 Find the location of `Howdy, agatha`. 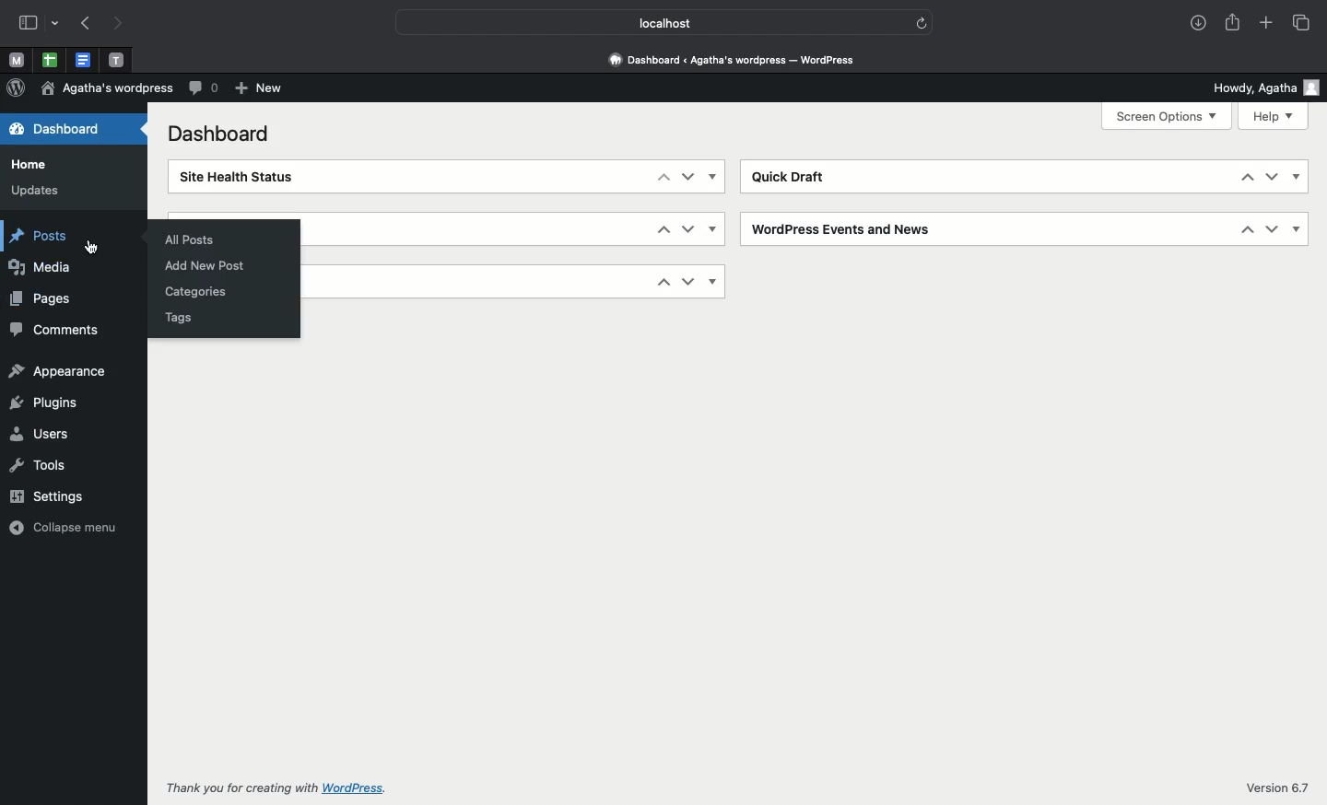

Howdy, agatha is located at coordinates (1263, 85).